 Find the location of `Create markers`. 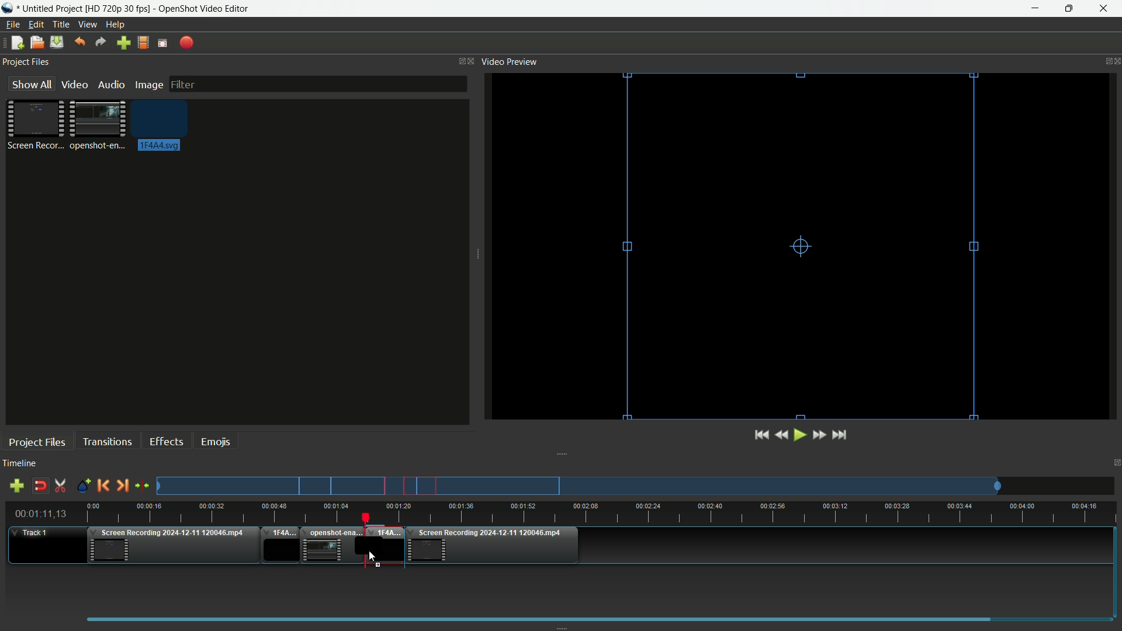

Create markers is located at coordinates (80, 486).